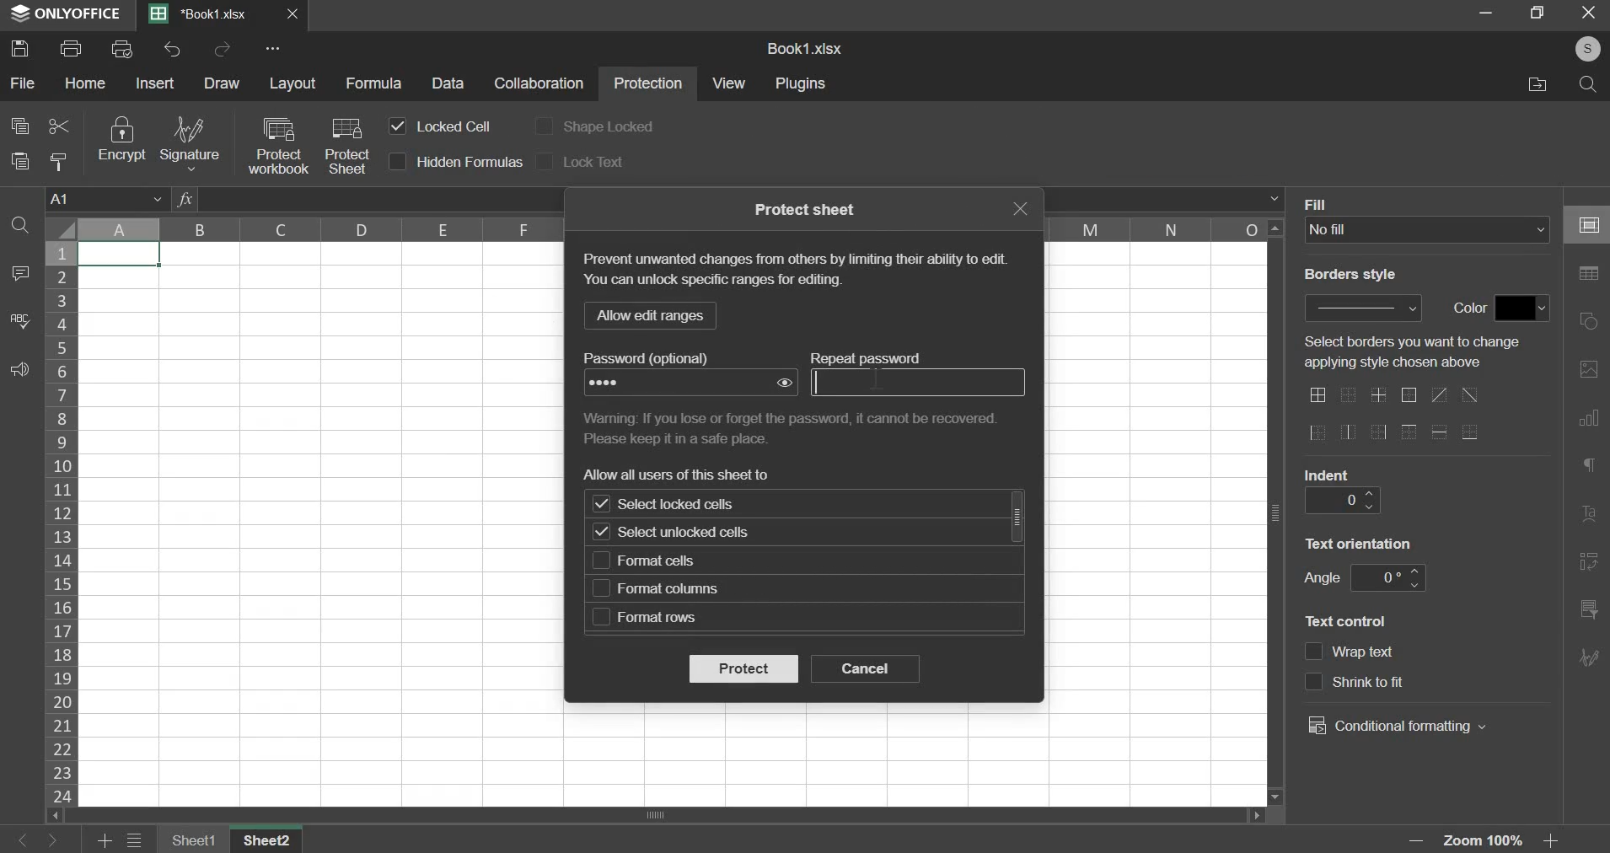  Describe the element at coordinates (1360, 541) in the screenshot. I see `text` at that location.